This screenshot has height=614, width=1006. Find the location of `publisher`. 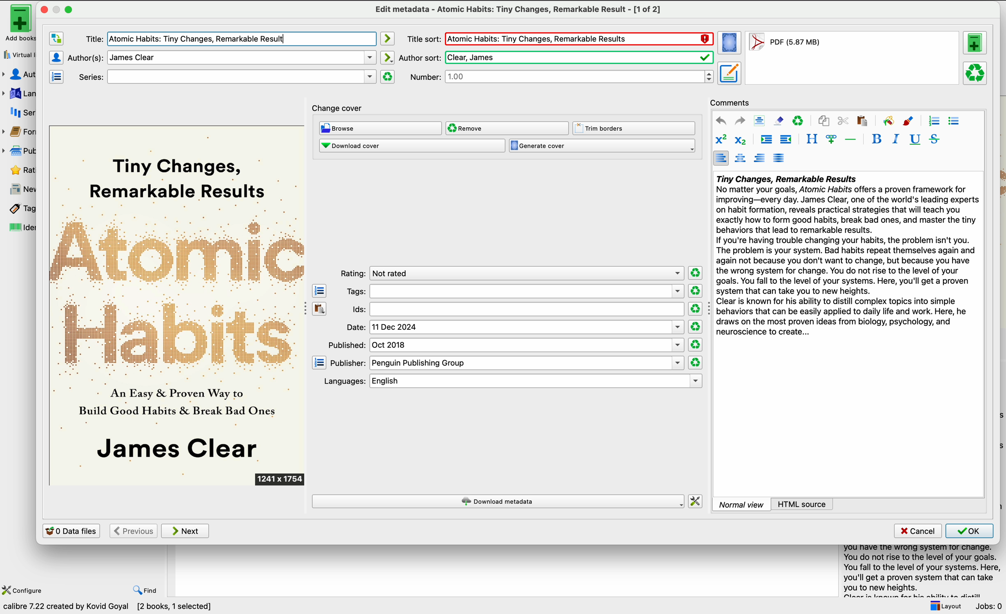

publisher is located at coordinates (21, 150).